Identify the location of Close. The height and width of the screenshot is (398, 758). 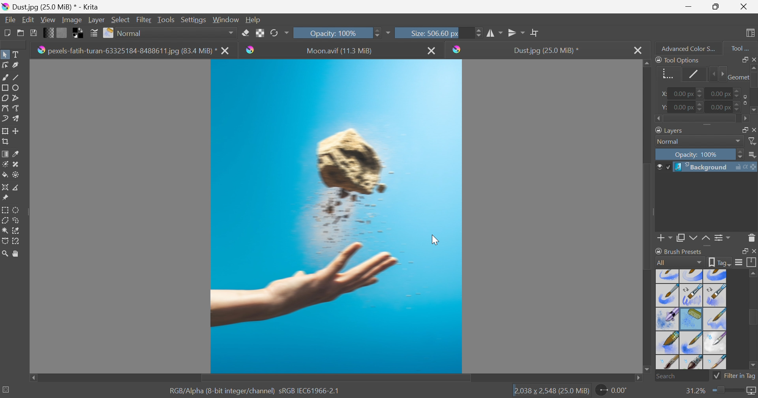
(753, 59).